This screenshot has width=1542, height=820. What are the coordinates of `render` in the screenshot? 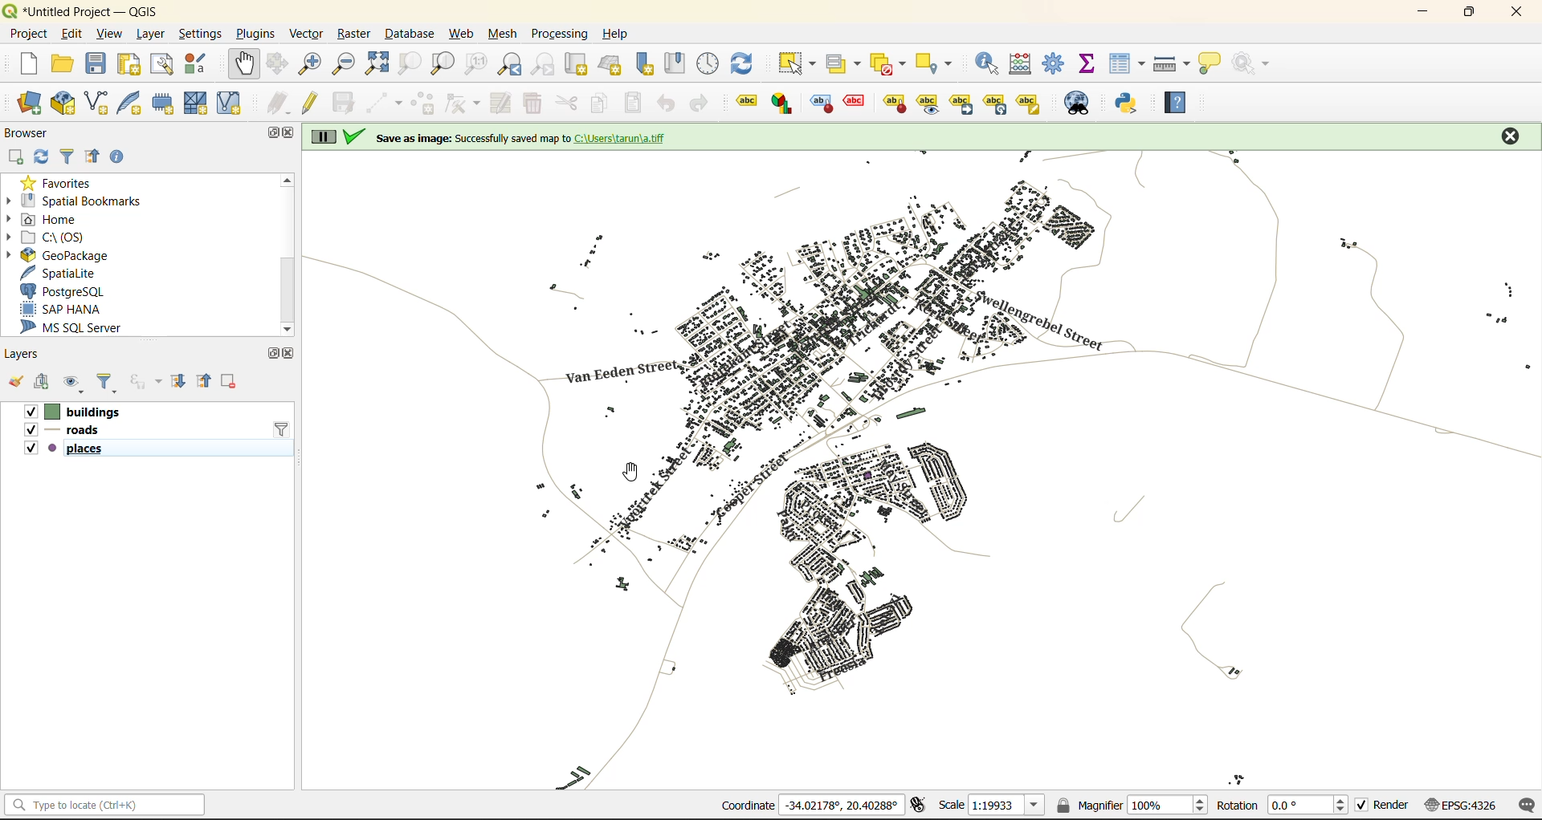 It's located at (1379, 808).